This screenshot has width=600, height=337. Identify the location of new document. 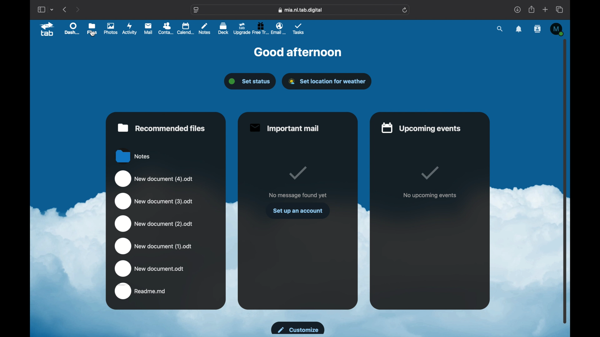
(153, 246).